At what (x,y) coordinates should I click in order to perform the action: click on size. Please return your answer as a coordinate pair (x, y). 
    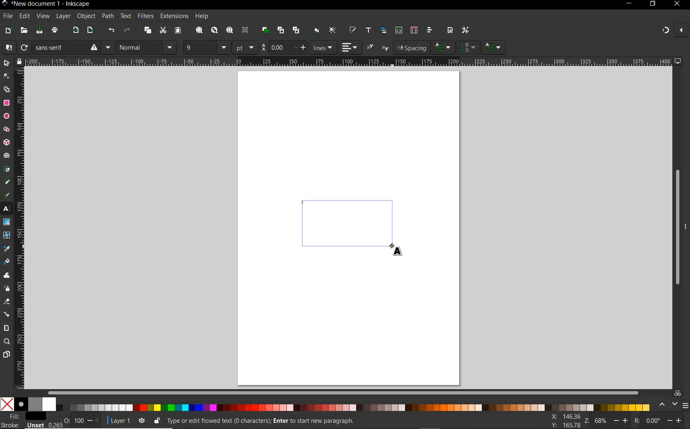
    Looking at the image, I should click on (224, 47).